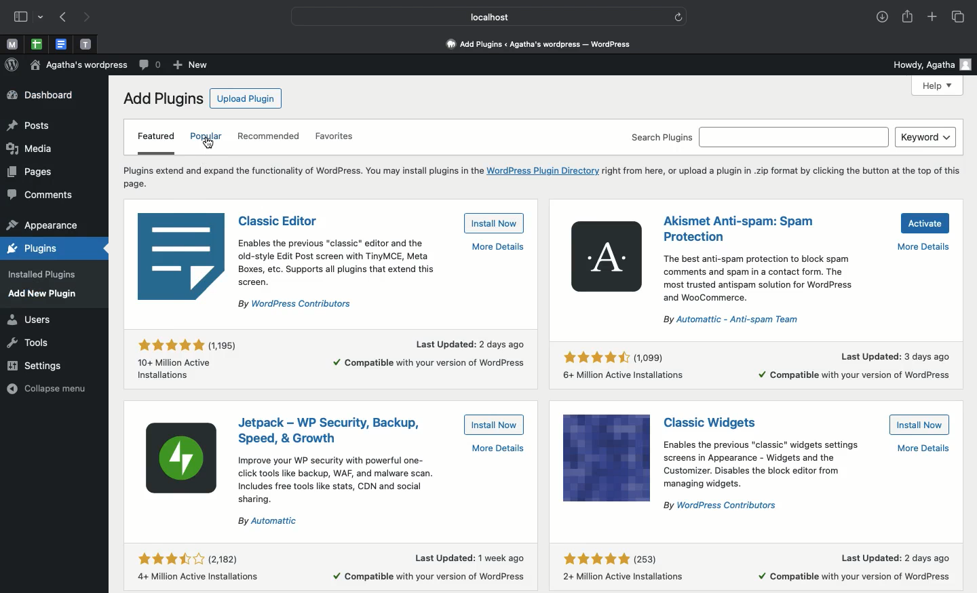  What do you see at coordinates (149, 66) in the screenshot?
I see `Comment` at bounding box center [149, 66].